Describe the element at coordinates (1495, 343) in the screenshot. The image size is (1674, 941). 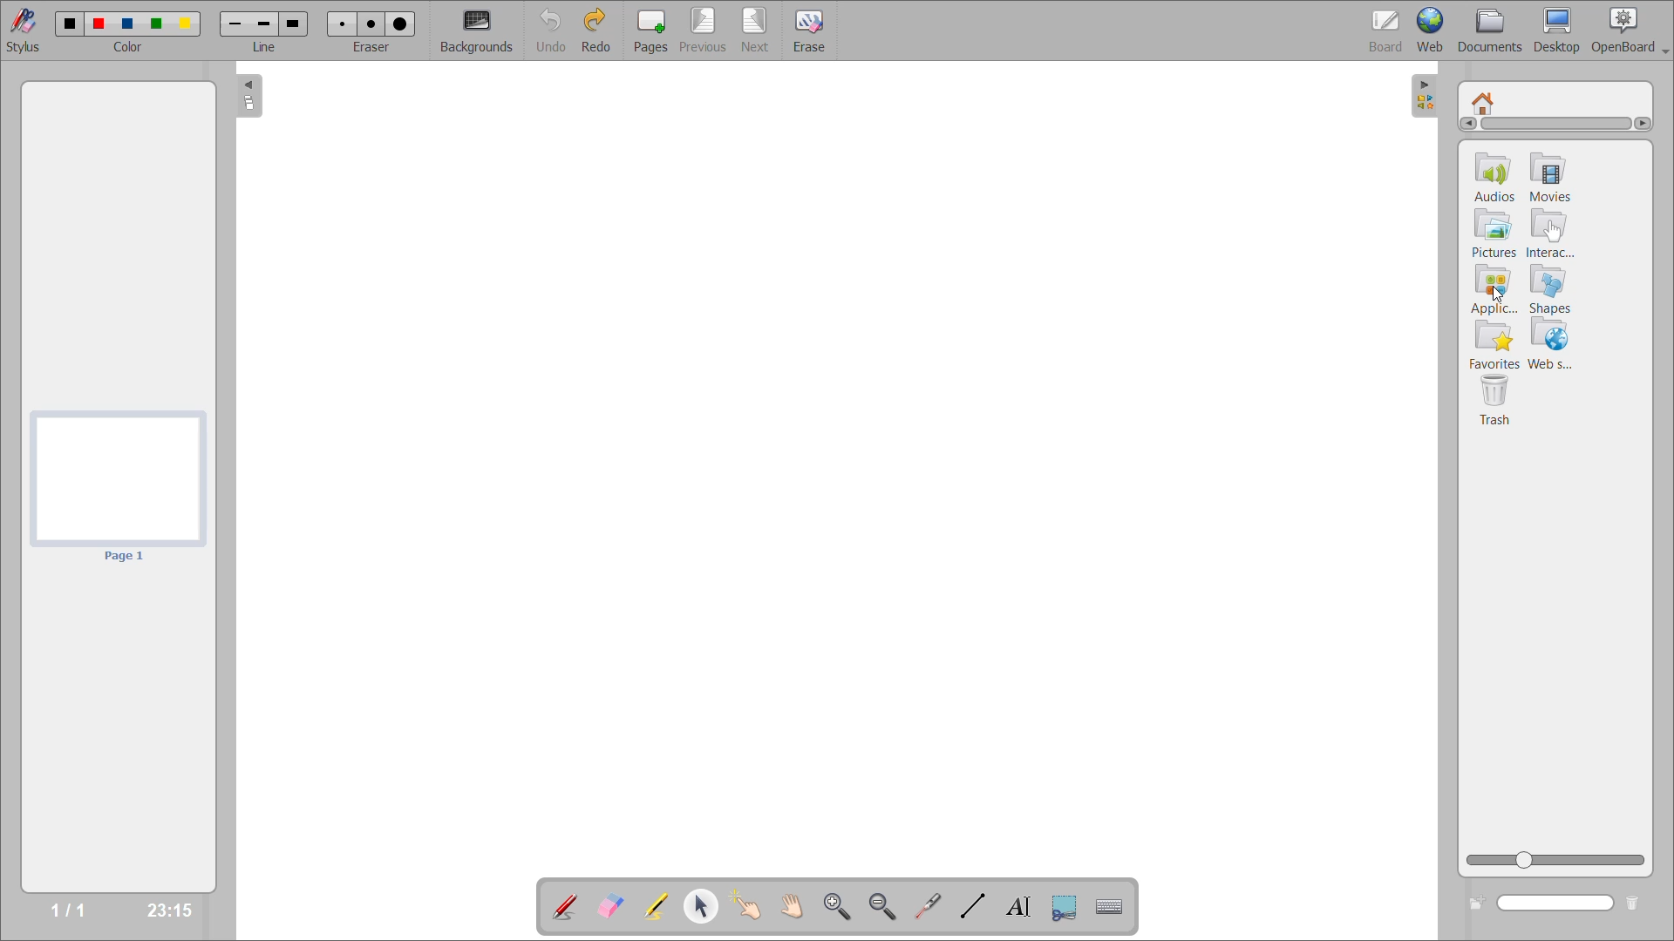
I see `favorites` at that location.